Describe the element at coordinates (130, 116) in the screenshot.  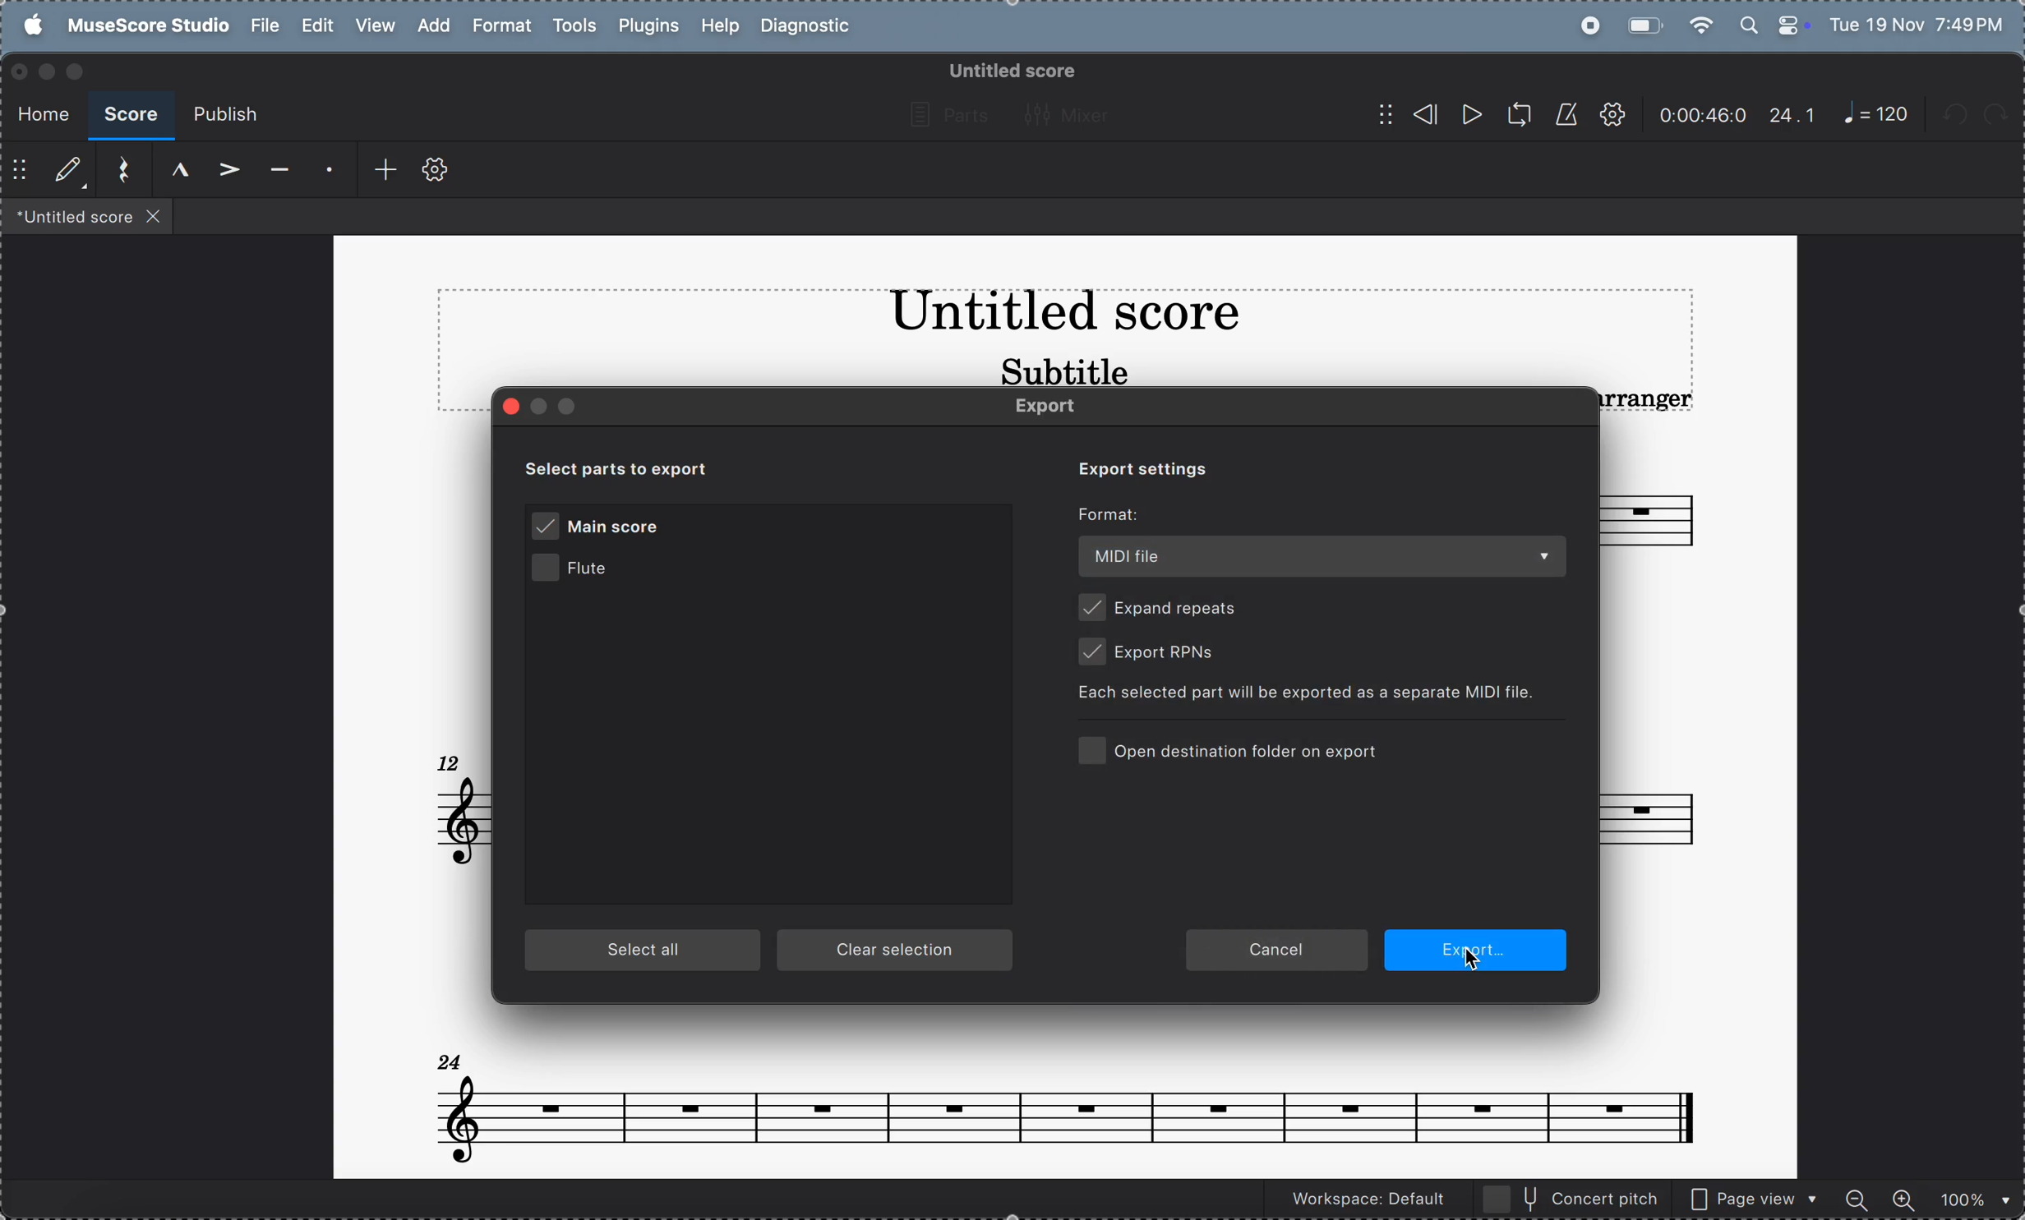
I see `score` at that location.